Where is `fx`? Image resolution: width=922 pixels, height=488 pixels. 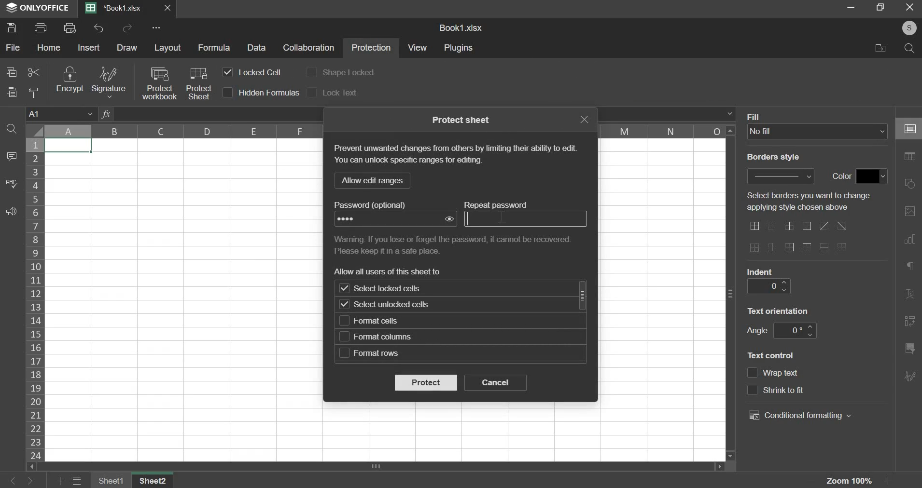 fx is located at coordinates (106, 114).